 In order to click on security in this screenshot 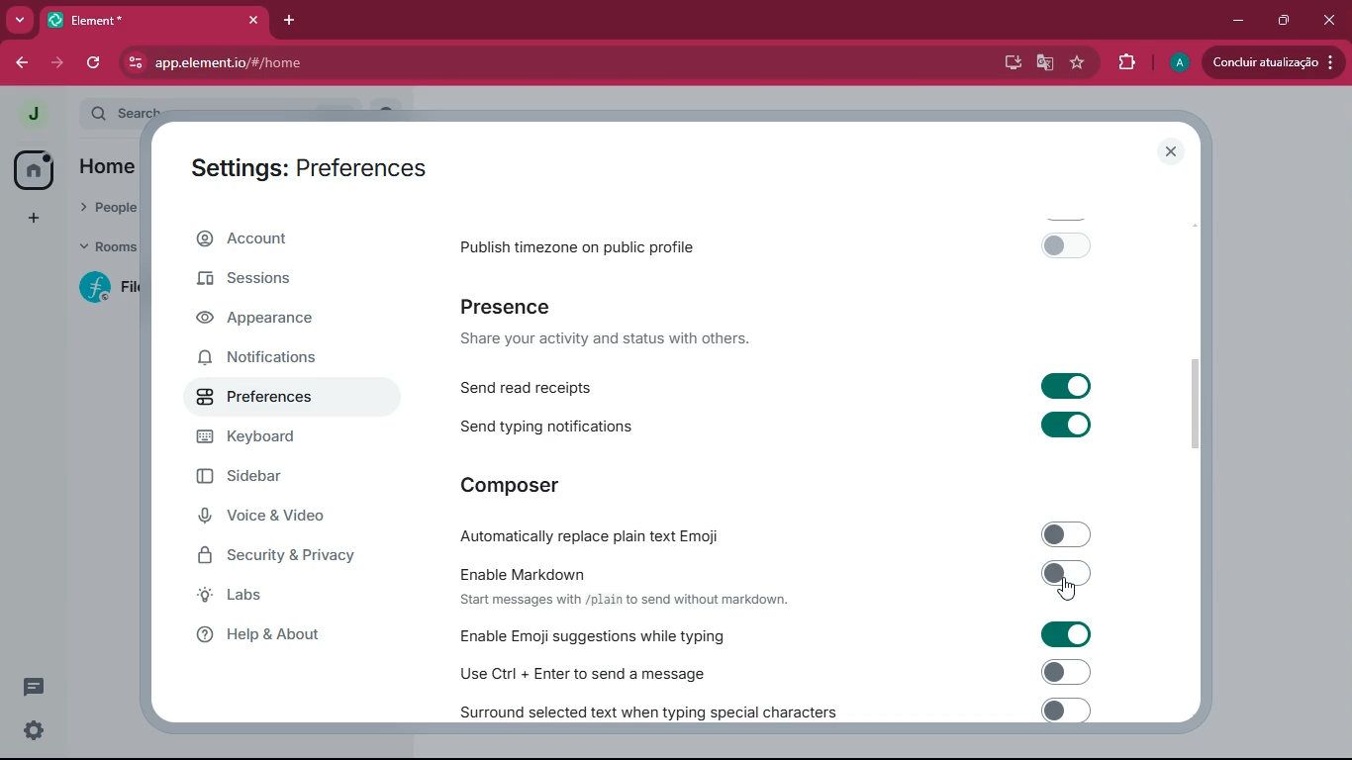, I will do `click(289, 557)`.